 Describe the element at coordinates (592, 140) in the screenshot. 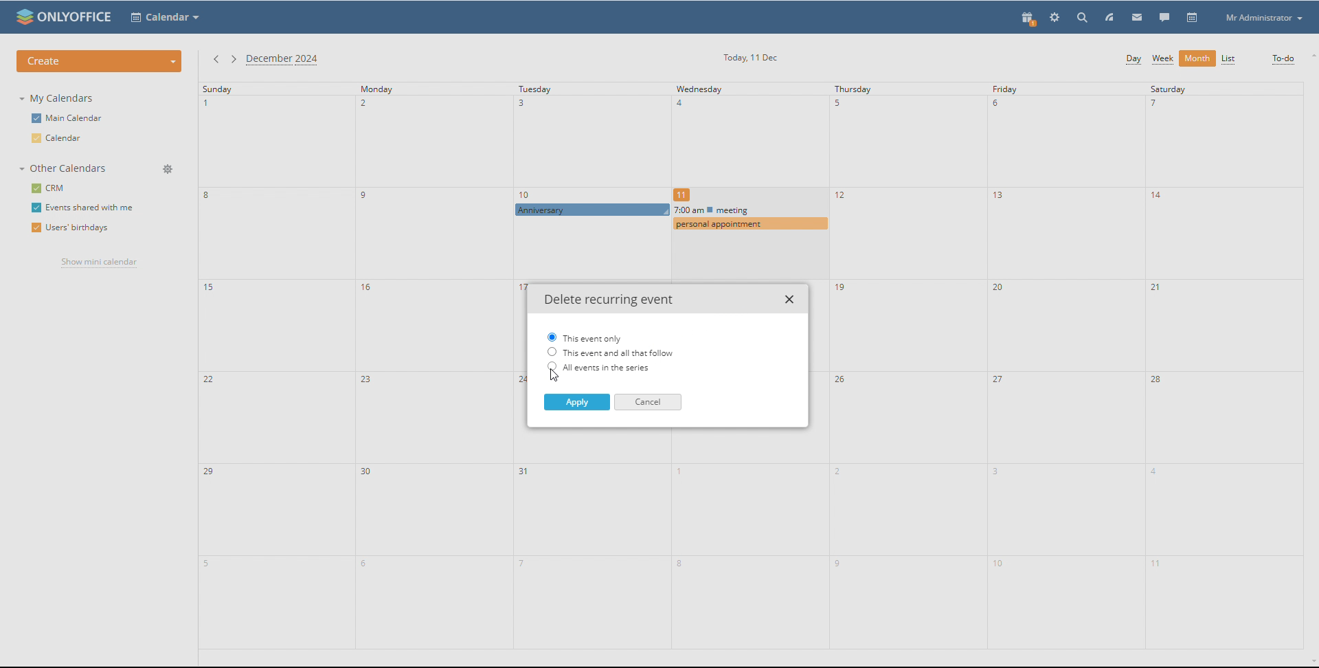

I see `Tuesday` at that location.